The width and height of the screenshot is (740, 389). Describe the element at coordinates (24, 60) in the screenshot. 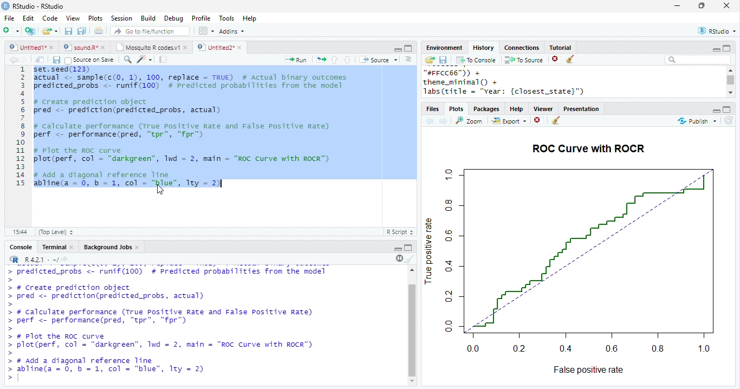

I see `forward` at that location.